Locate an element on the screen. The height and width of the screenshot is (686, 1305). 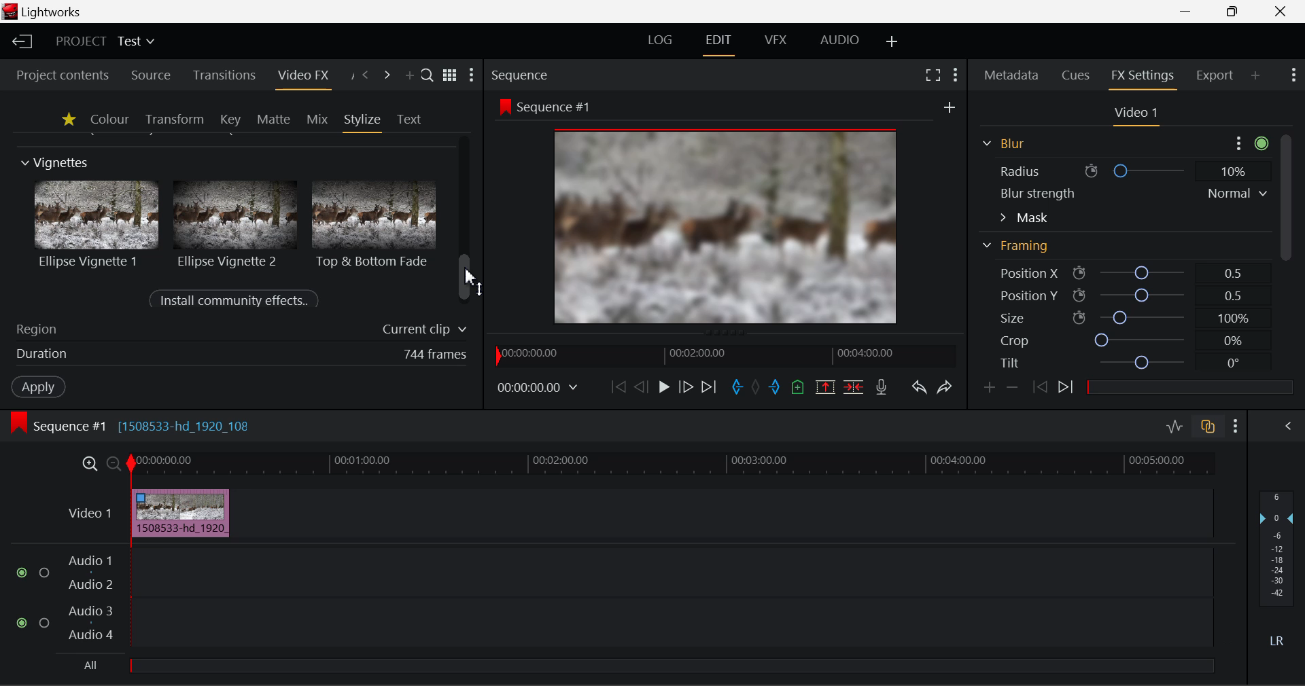
Metadata Panel is located at coordinates (1010, 76).